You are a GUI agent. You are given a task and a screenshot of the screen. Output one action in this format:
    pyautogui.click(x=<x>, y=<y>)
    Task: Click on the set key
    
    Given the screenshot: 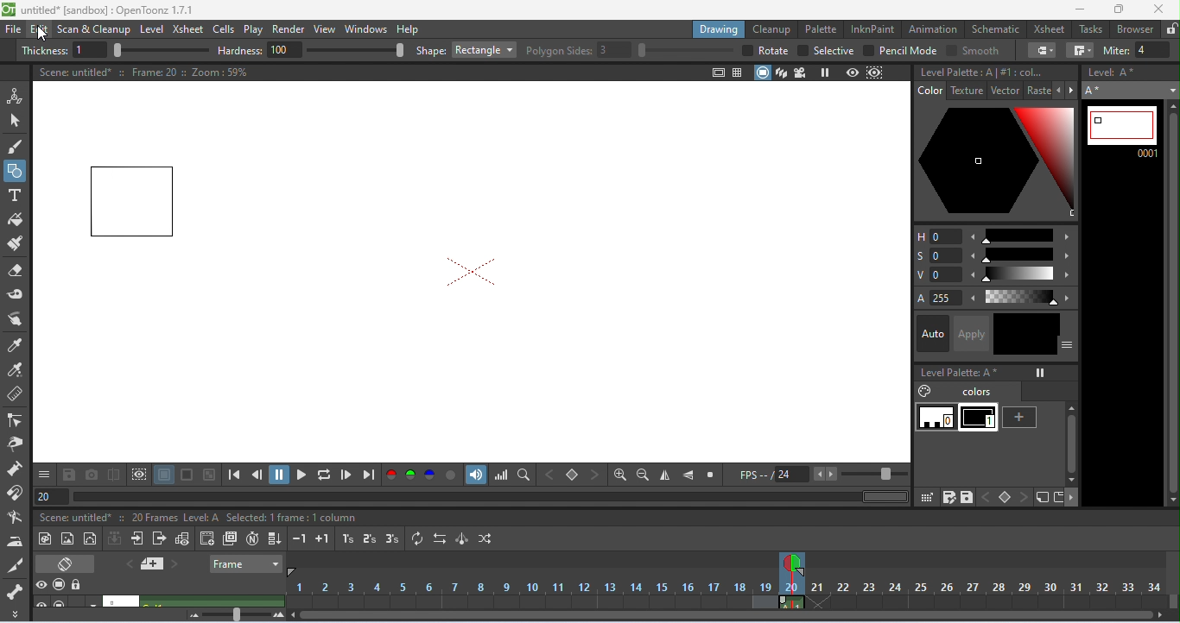 What is the action you would take?
    pyautogui.click(x=571, y=475)
    